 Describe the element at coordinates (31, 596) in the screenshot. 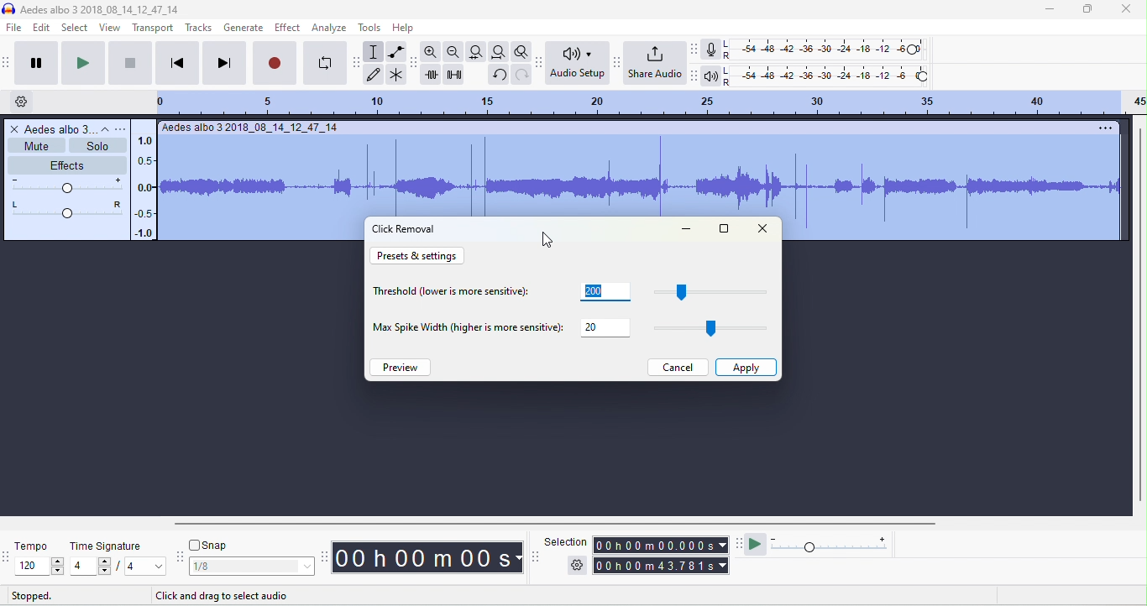

I see `stopped` at that location.